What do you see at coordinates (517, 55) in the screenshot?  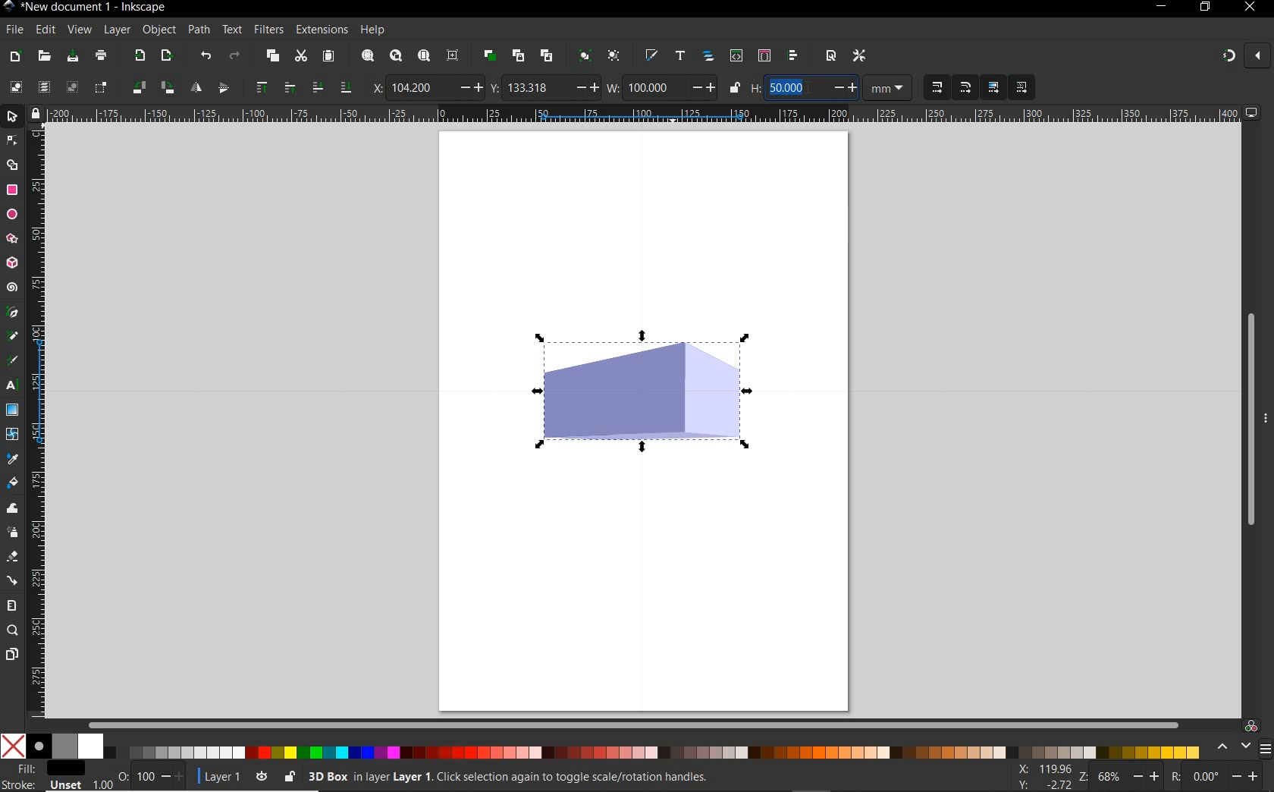 I see `create clone` at bounding box center [517, 55].